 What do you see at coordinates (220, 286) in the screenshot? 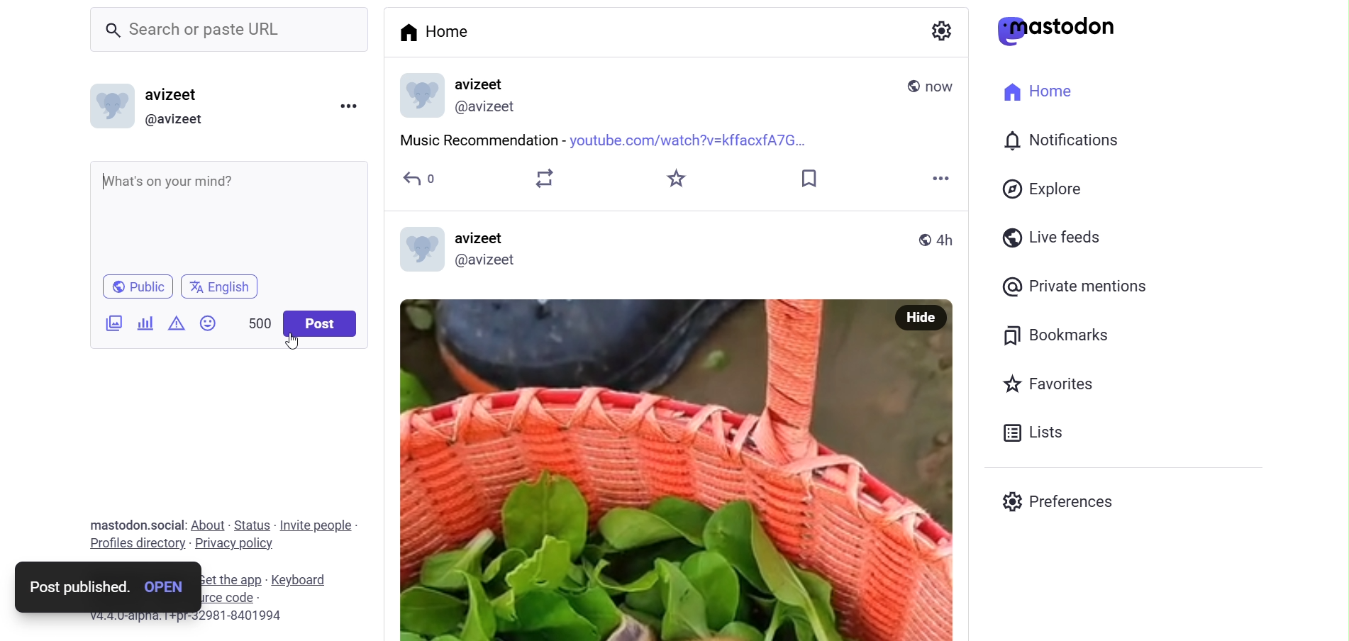
I see `english` at bounding box center [220, 286].